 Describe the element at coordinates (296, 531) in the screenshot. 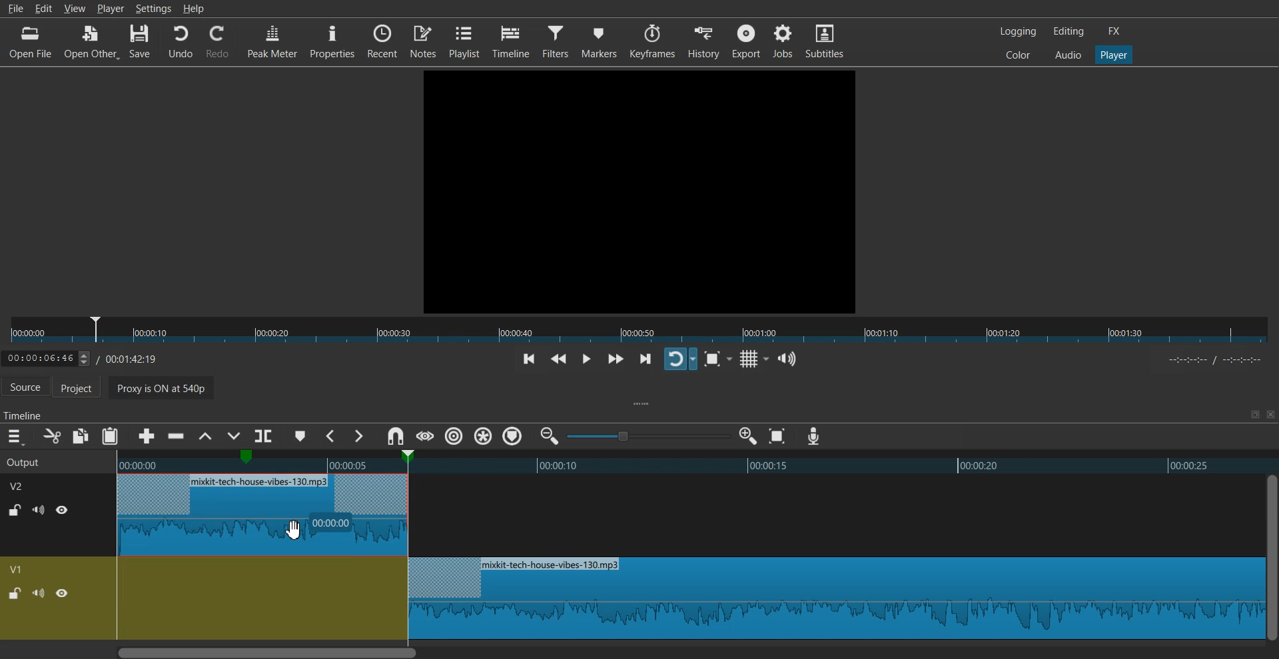

I see `Cursor` at that location.